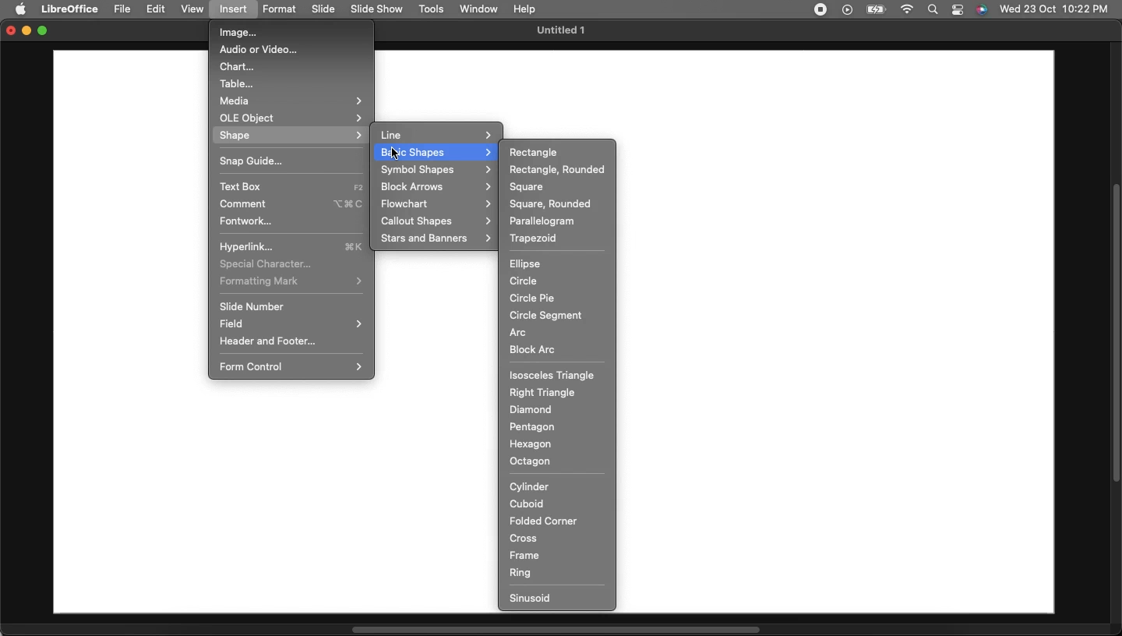  Describe the element at coordinates (437, 135) in the screenshot. I see `Line` at that location.